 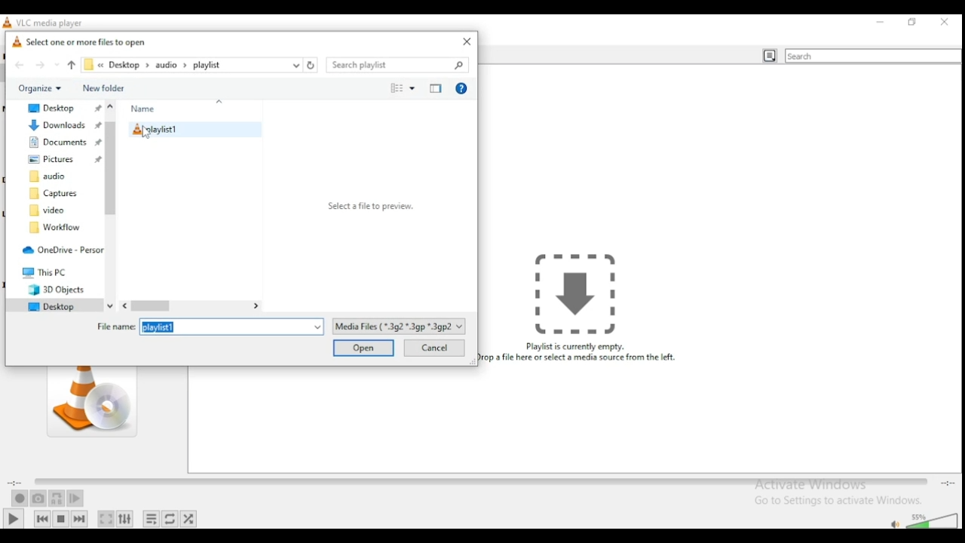 What do you see at coordinates (208, 66) in the screenshot?
I see `playlist` at bounding box center [208, 66].